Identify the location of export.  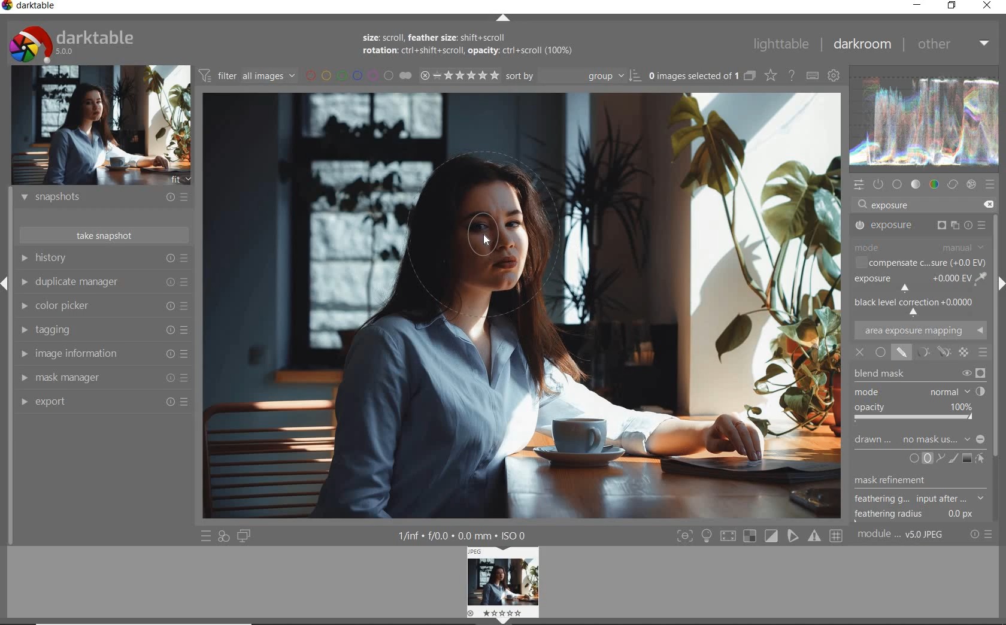
(104, 401).